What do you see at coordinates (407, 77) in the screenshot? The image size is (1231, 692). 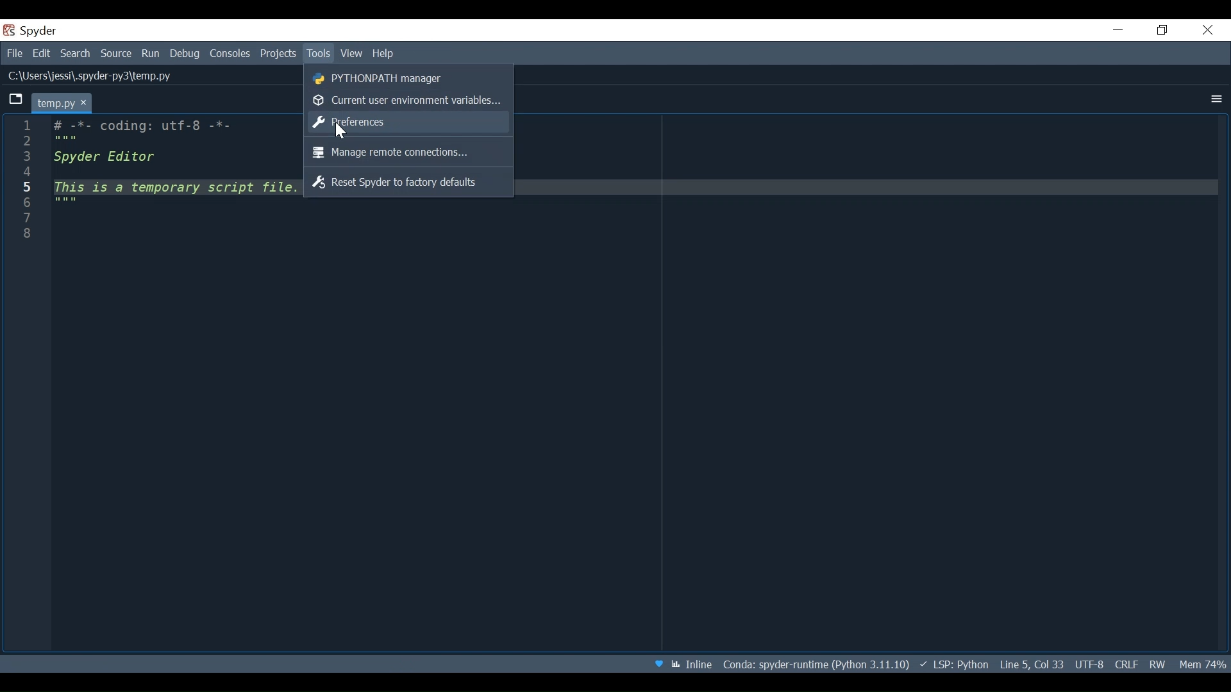 I see `PYTHONPATH Manager` at bounding box center [407, 77].